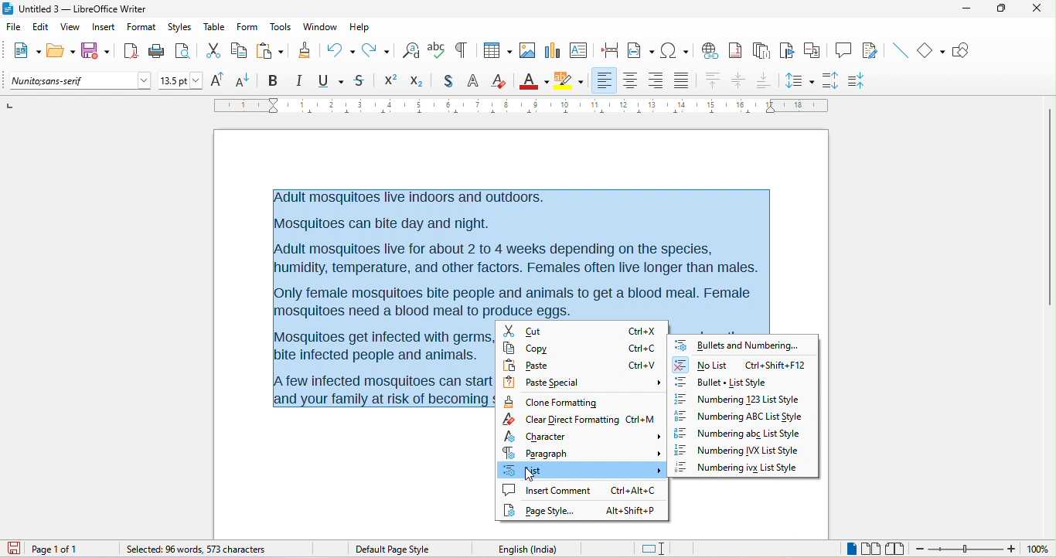 The image size is (1056, 558). Describe the element at coordinates (584, 383) in the screenshot. I see `paste special` at that location.